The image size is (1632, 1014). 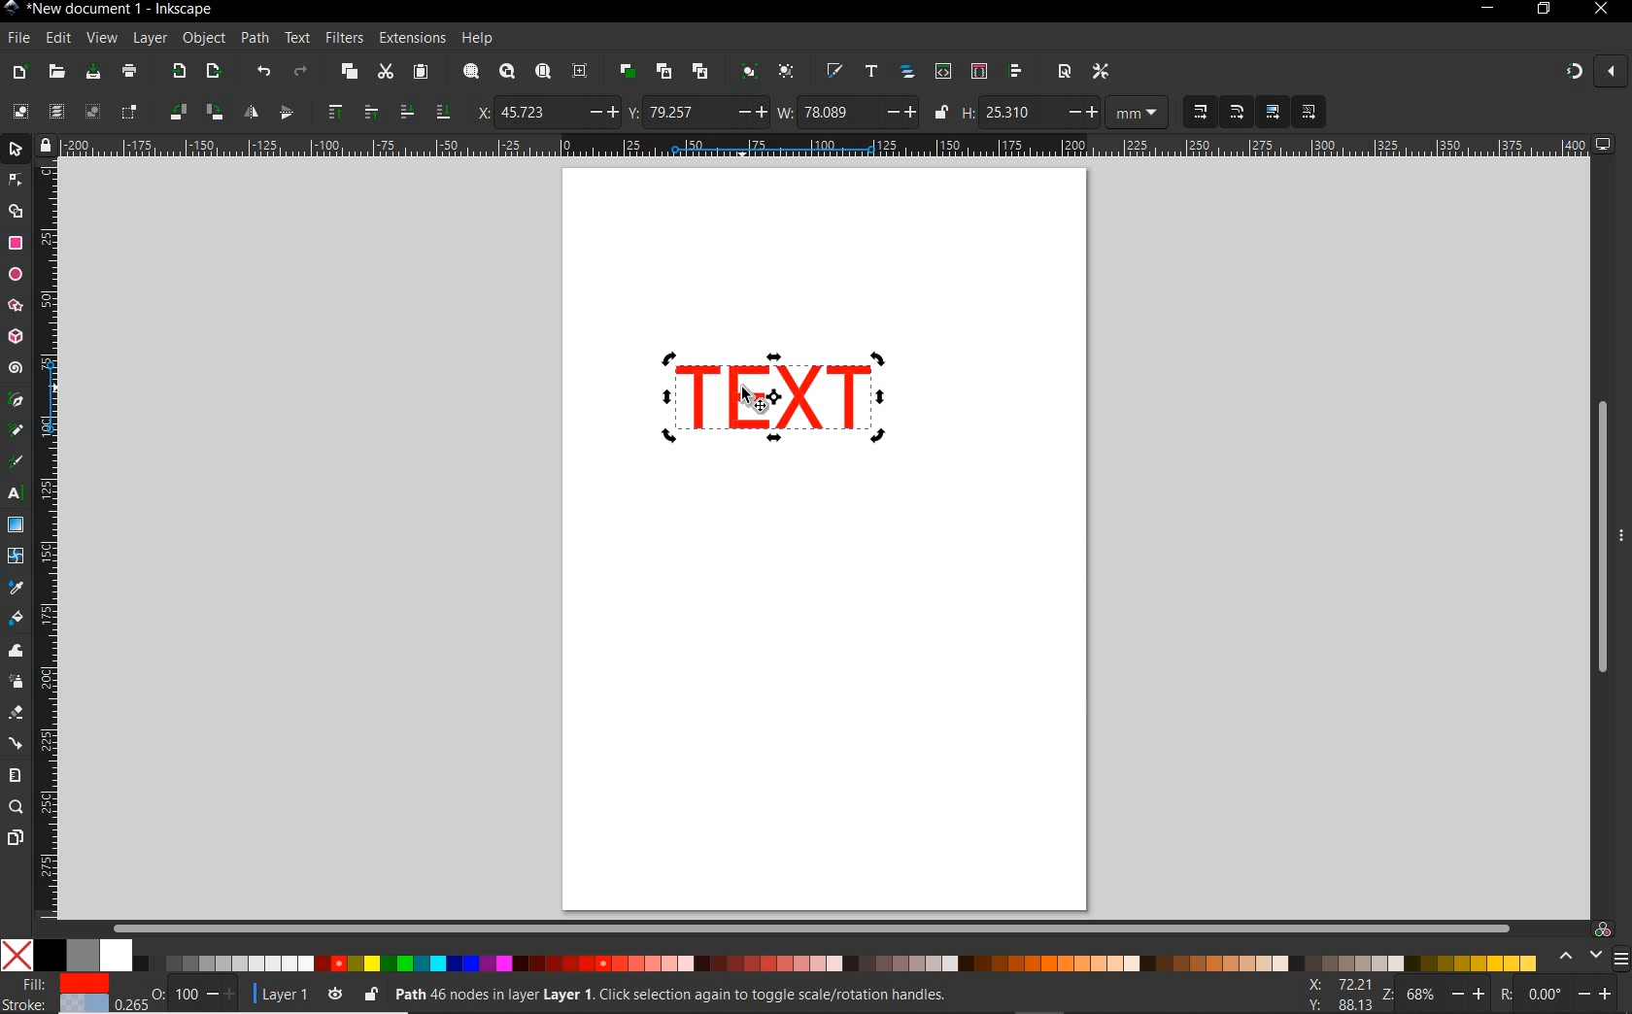 I want to click on SCALING, so click(x=1219, y=113).